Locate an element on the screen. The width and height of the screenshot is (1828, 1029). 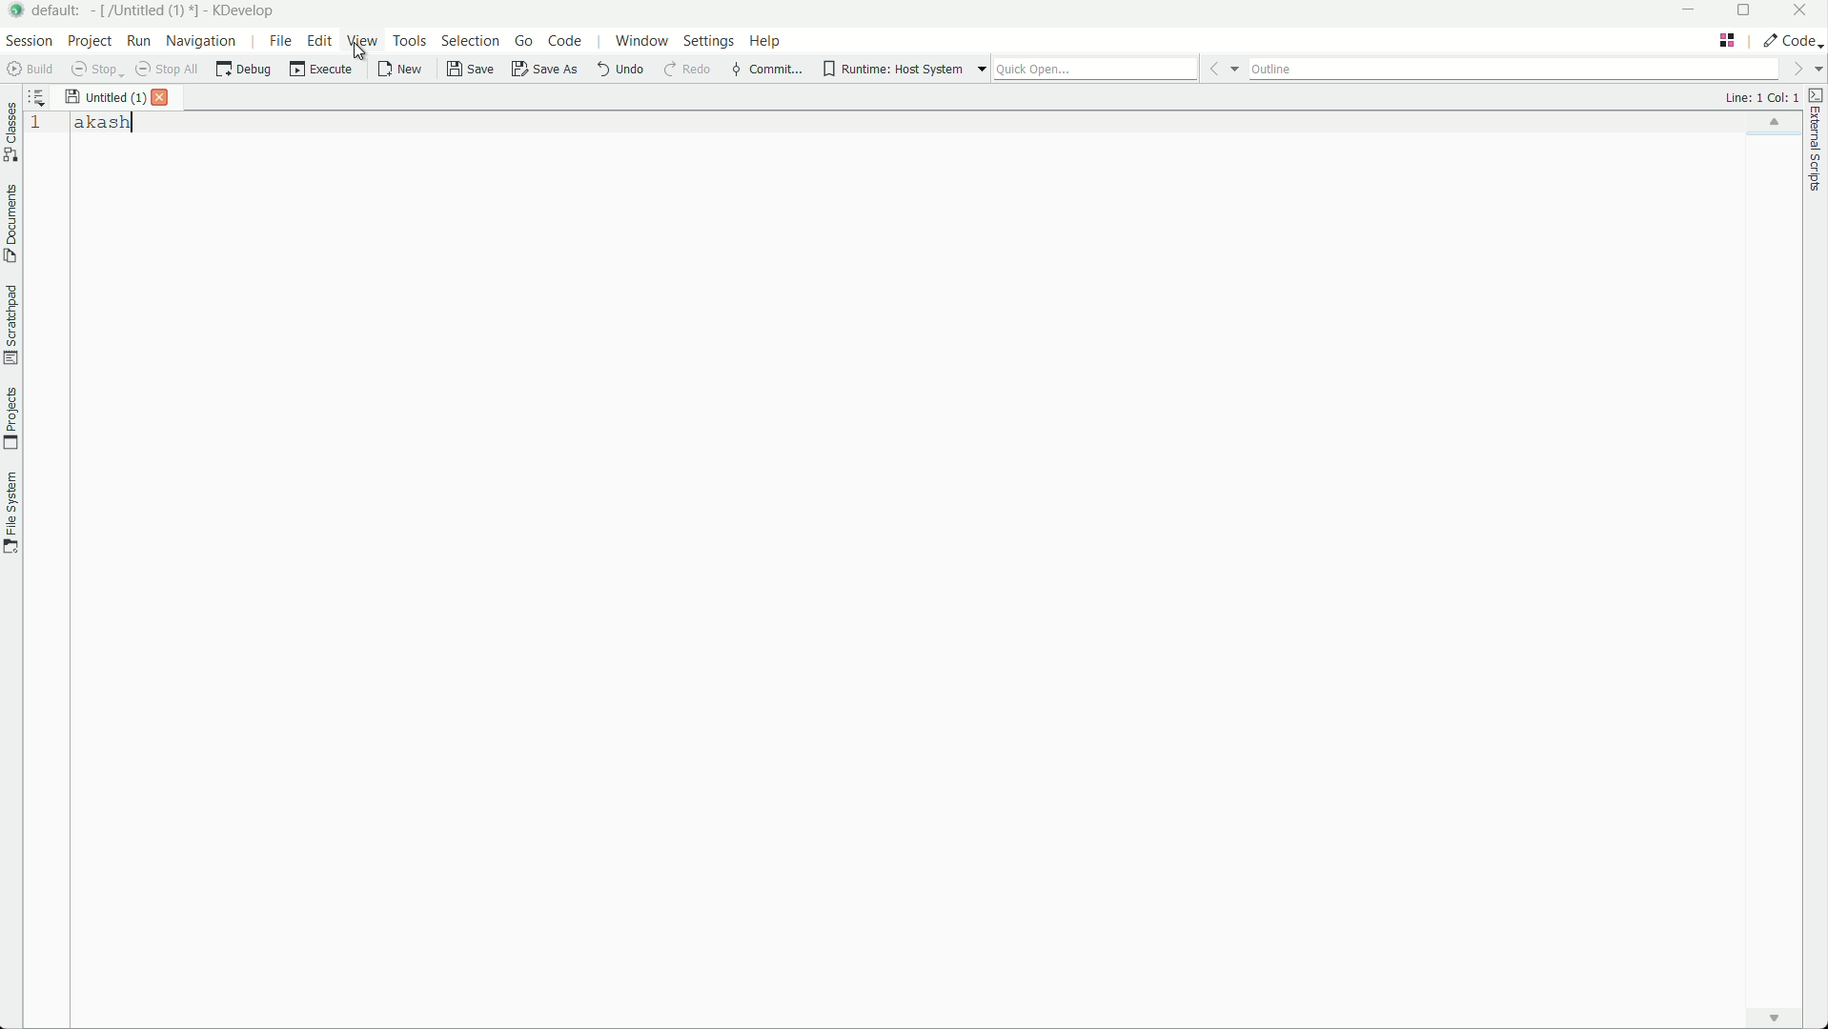
navigation is located at coordinates (202, 42).